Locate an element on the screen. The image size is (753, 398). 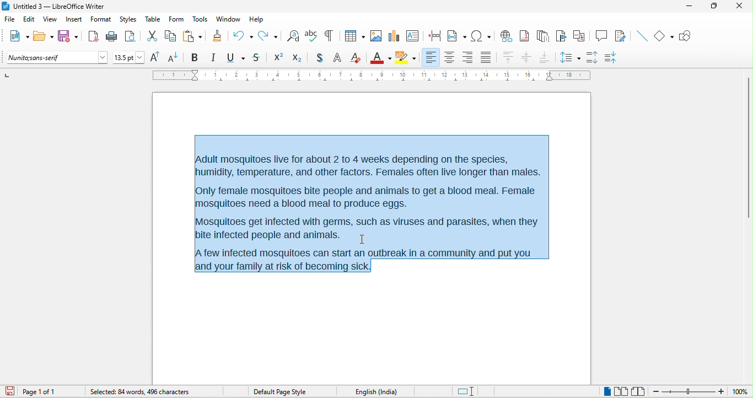
file is located at coordinates (12, 20).